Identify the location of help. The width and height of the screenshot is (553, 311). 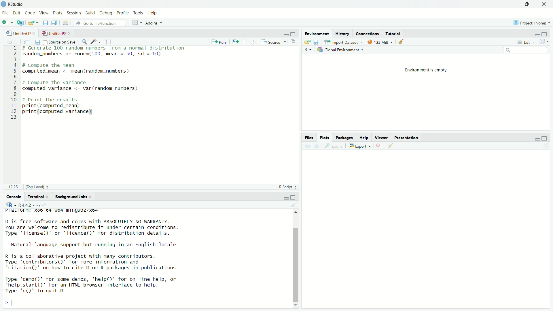
(152, 13).